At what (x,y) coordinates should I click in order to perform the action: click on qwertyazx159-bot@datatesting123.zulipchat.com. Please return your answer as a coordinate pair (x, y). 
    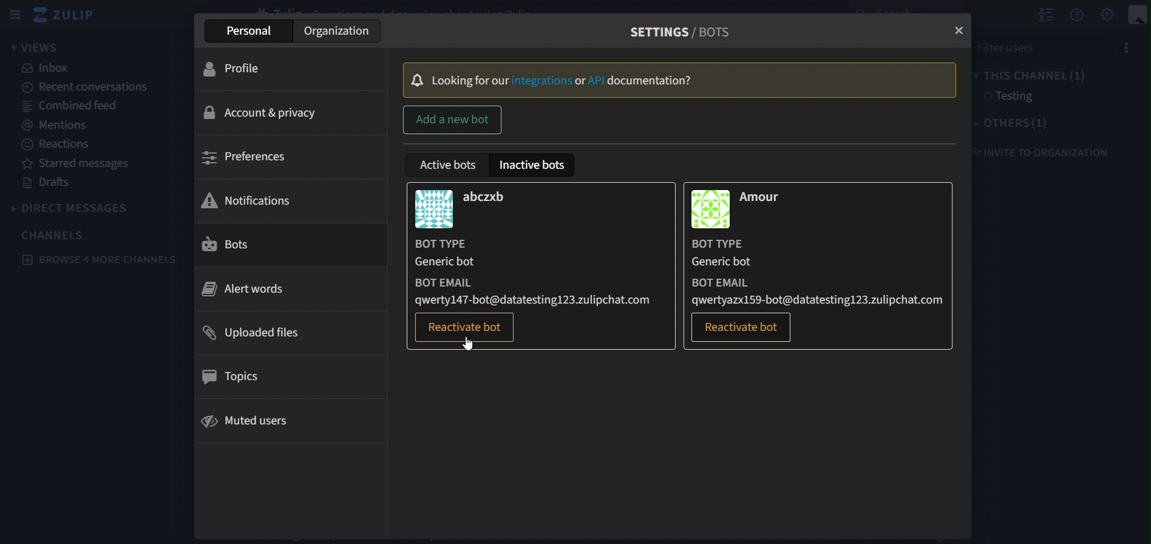
    Looking at the image, I should click on (819, 301).